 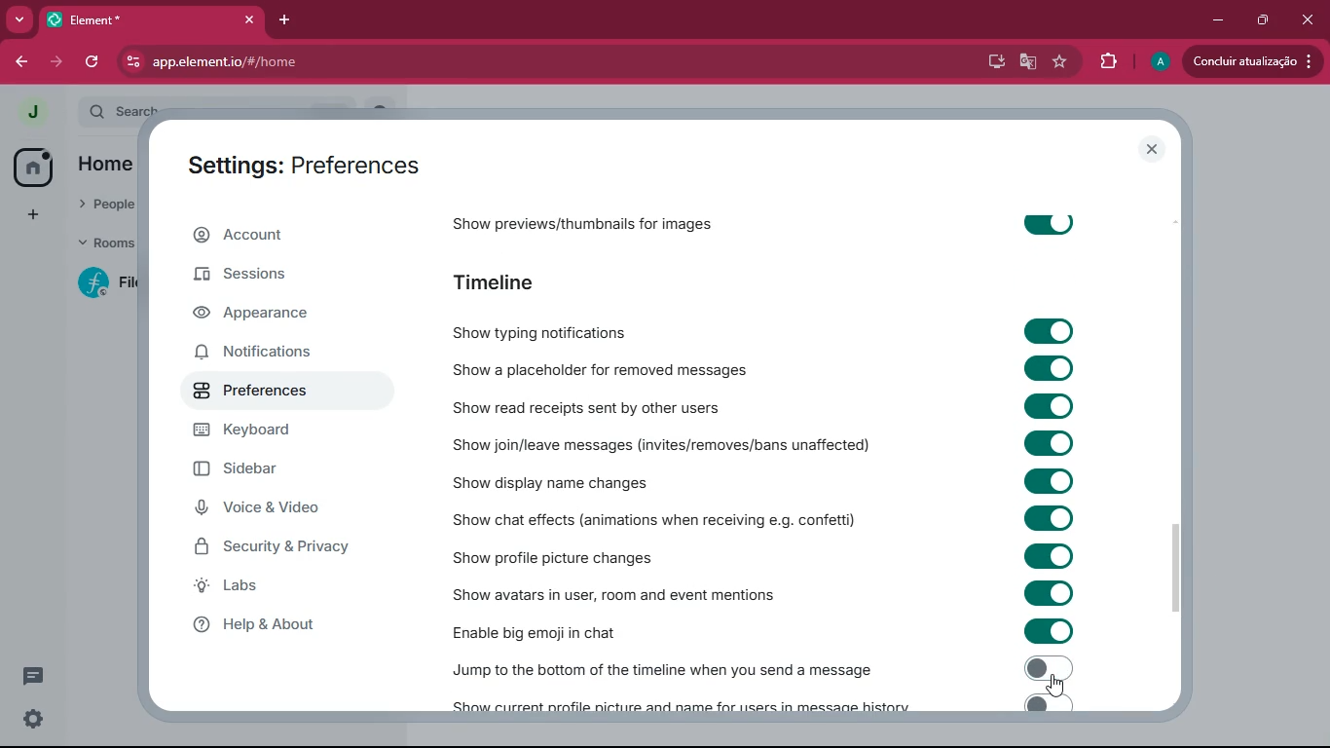 What do you see at coordinates (1053, 593) in the screenshot?
I see `toggle on ` at bounding box center [1053, 593].